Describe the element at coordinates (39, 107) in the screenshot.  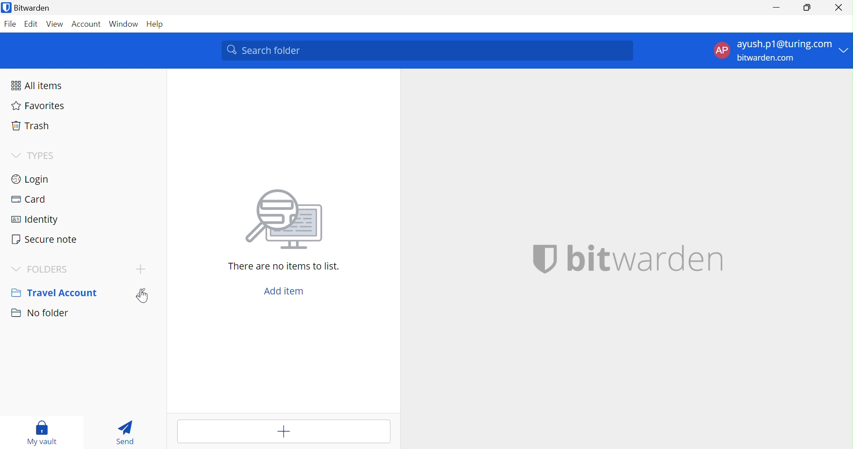
I see `Favorites` at that location.